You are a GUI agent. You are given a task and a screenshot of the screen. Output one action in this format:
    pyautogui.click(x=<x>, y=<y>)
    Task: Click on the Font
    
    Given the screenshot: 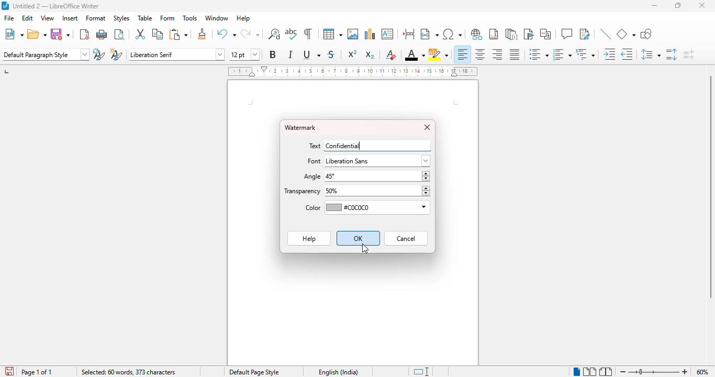 What is the action you would take?
    pyautogui.click(x=314, y=163)
    